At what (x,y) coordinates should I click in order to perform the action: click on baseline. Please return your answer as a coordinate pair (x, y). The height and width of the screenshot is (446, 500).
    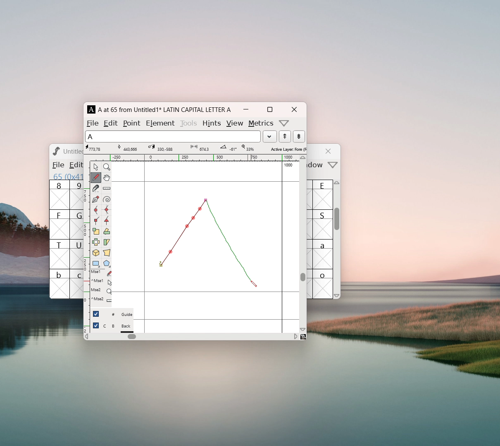
    Looking at the image, I should click on (206, 292).